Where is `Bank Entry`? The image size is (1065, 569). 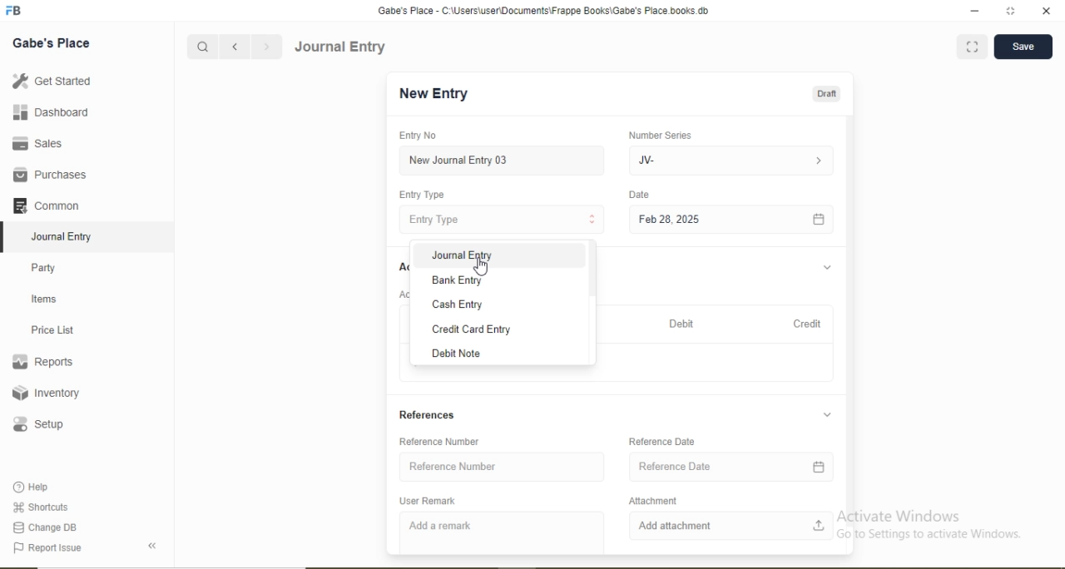 Bank Entry is located at coordinates (457, 281).